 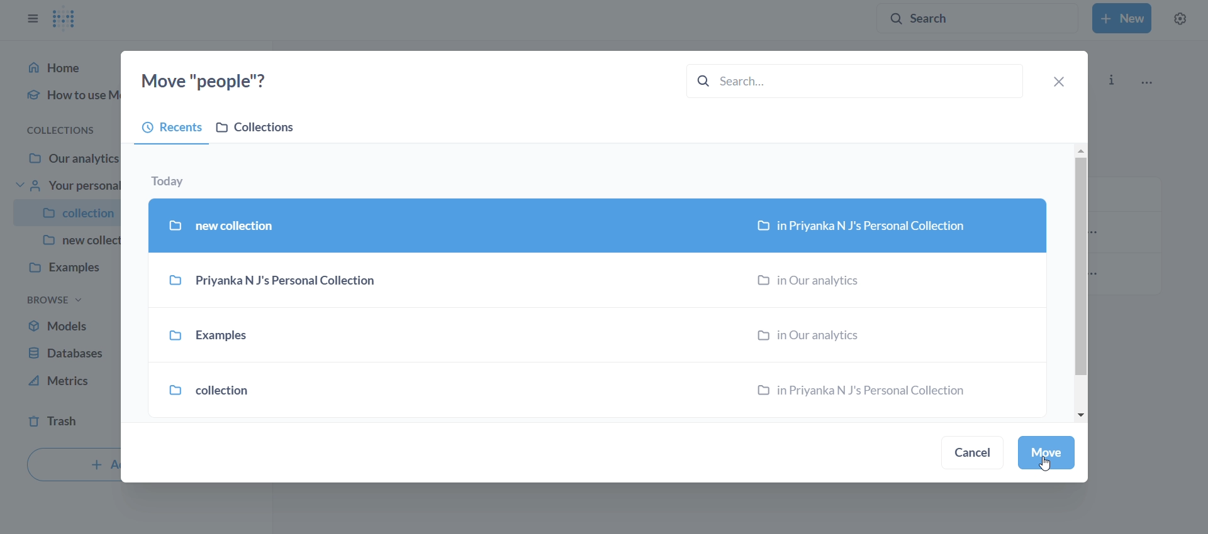 What do you see at coordinates (972, 452) in the screenshot?
I see `cancel` at bounding box center [972, 452].